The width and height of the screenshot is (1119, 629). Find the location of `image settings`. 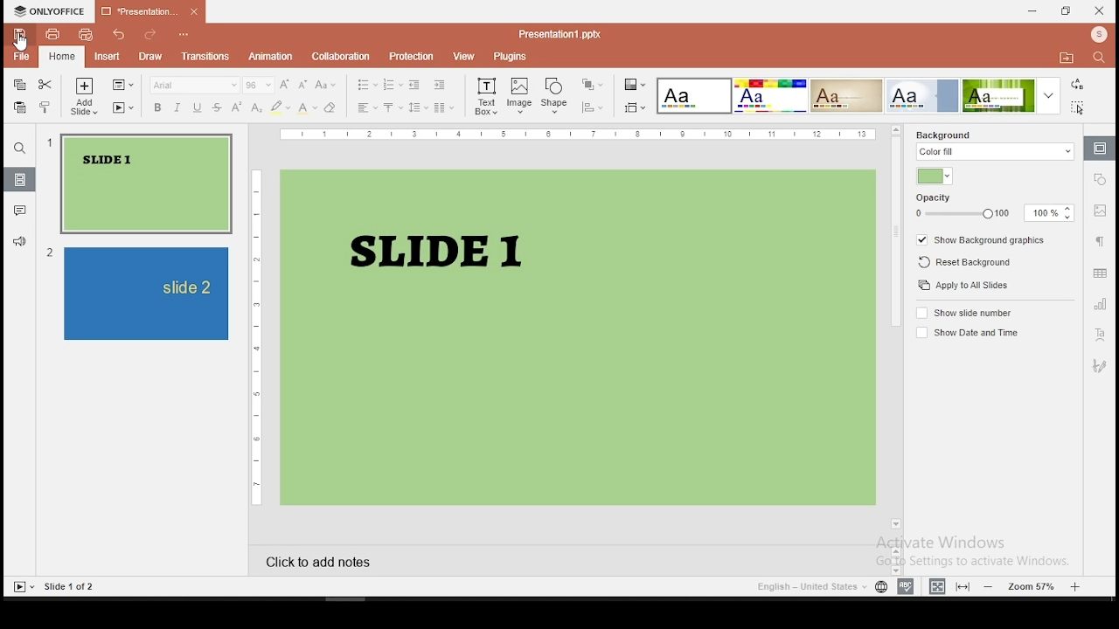

image settings is located at coordinates (1100, 212).